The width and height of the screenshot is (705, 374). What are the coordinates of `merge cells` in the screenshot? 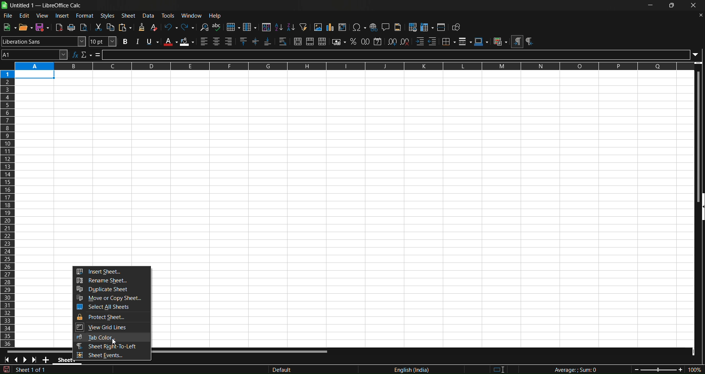 It's located at (310, 42).